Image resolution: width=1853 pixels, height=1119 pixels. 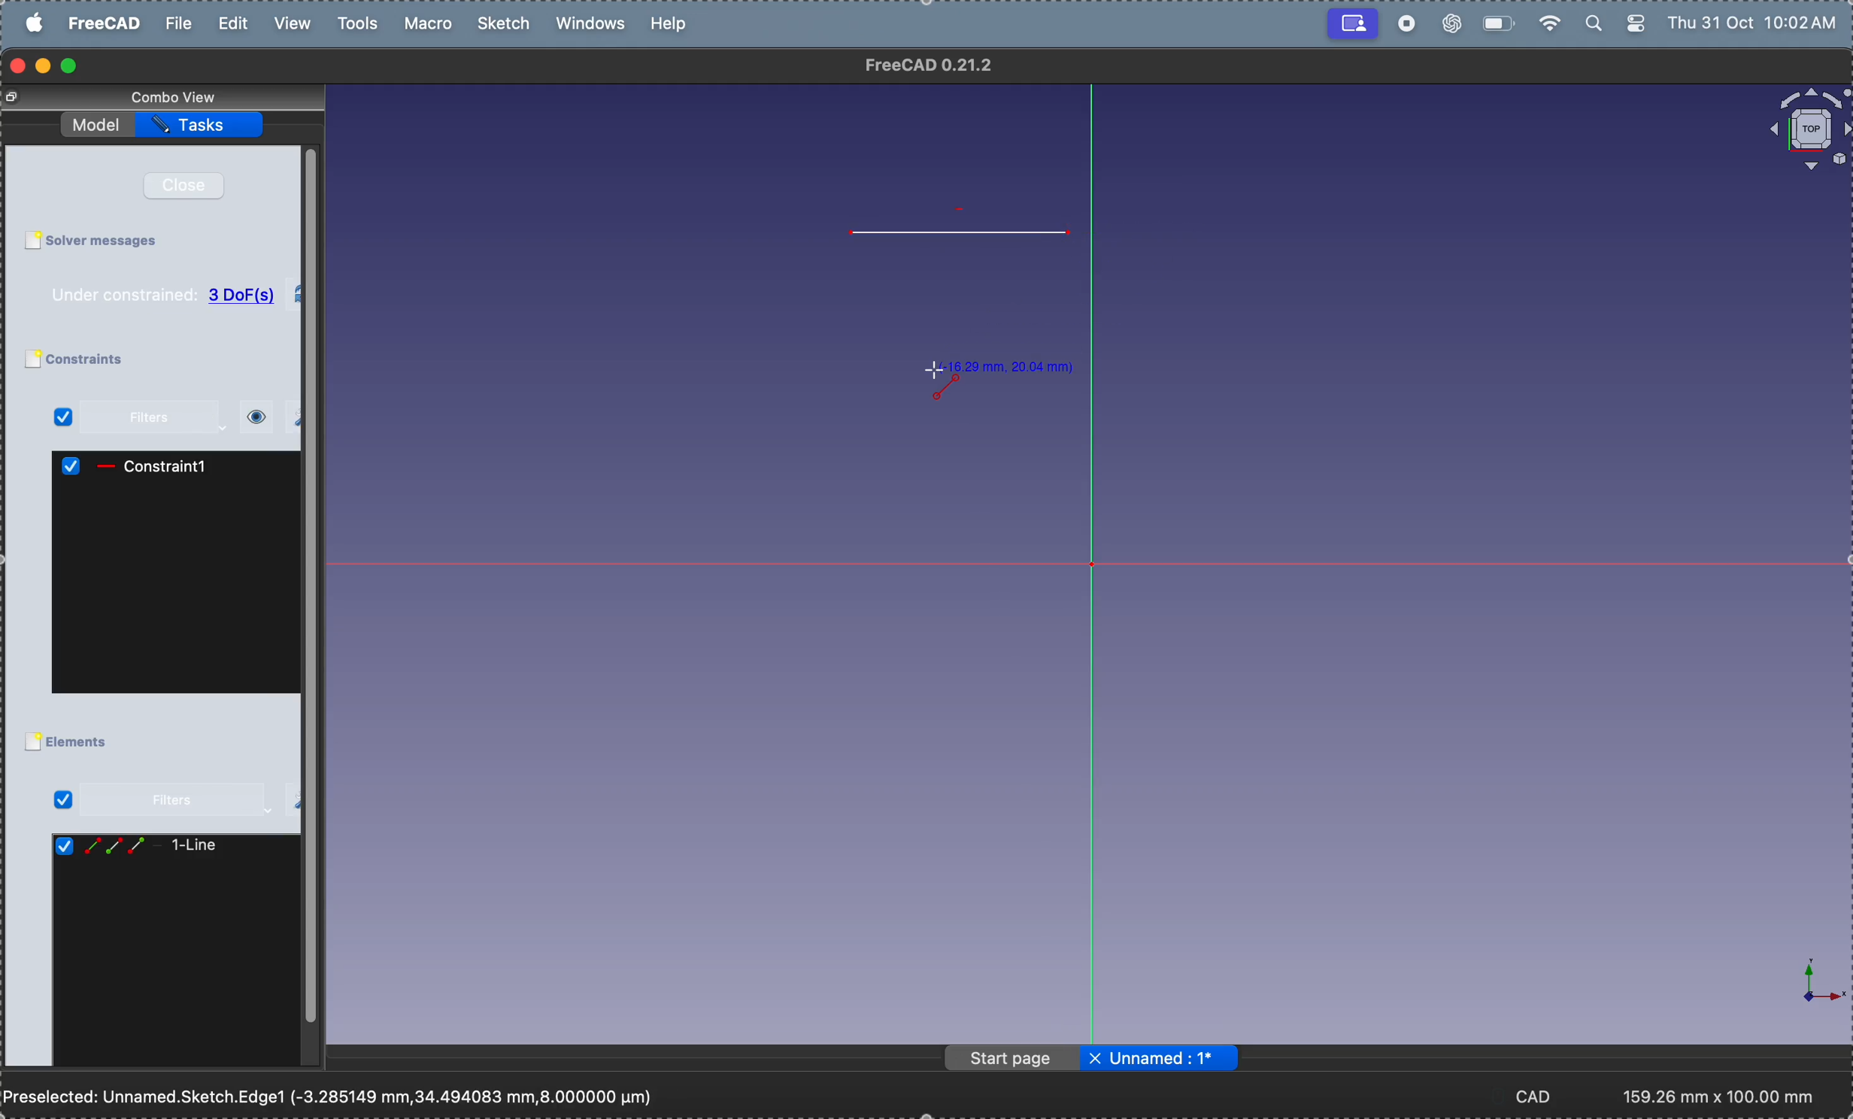 I want to click on Thu 31 Oct 10:02 AM, so click(x=1756, y=26).